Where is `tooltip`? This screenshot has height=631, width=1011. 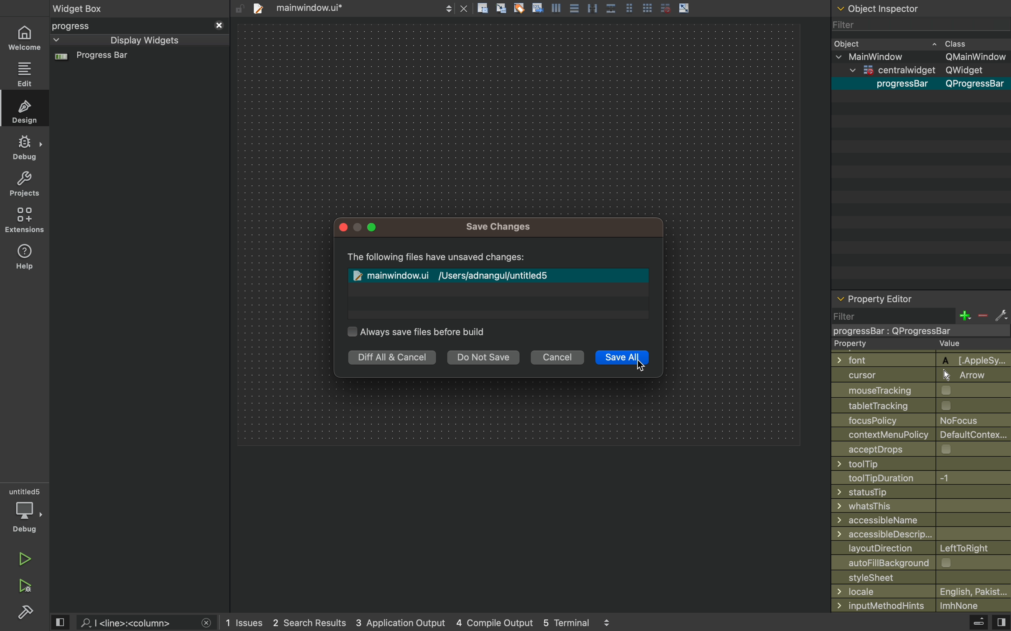
tooltip is located at coordinates (913, 464).